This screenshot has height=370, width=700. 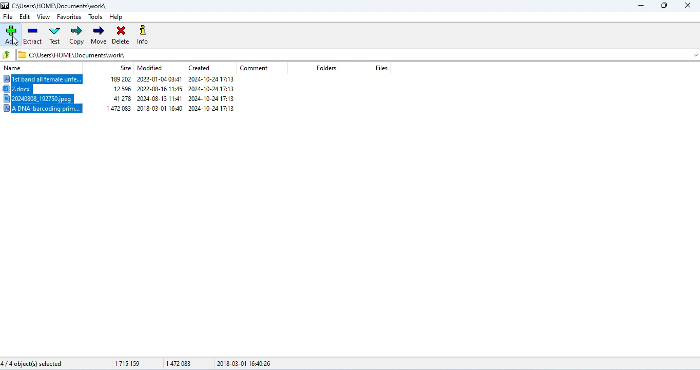 I want to click on 1715159, so click(x=128, y=363).